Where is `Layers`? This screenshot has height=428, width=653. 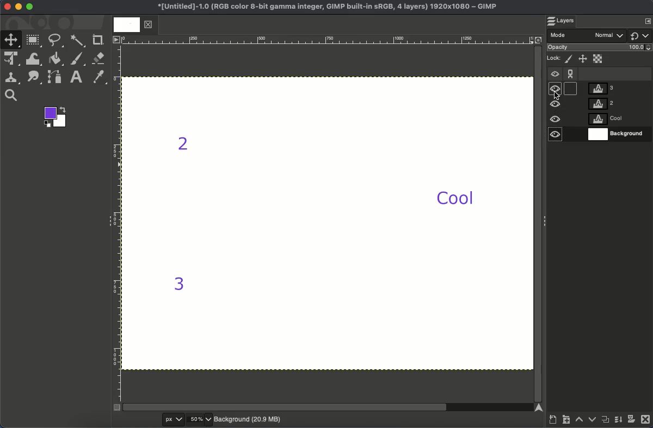 Layers is located at coordinates (617, 111).